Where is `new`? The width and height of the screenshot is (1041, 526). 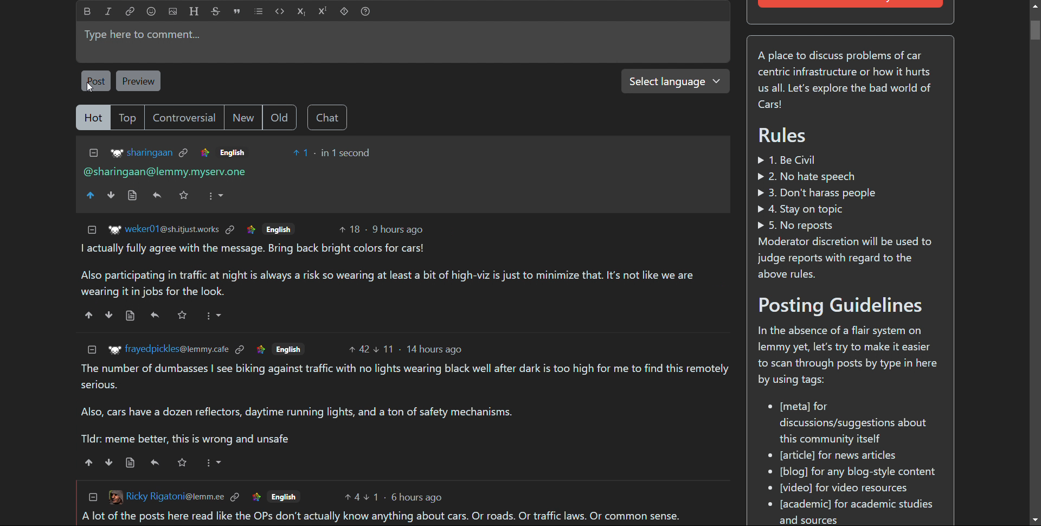 new is located at coordinates (242, 117).